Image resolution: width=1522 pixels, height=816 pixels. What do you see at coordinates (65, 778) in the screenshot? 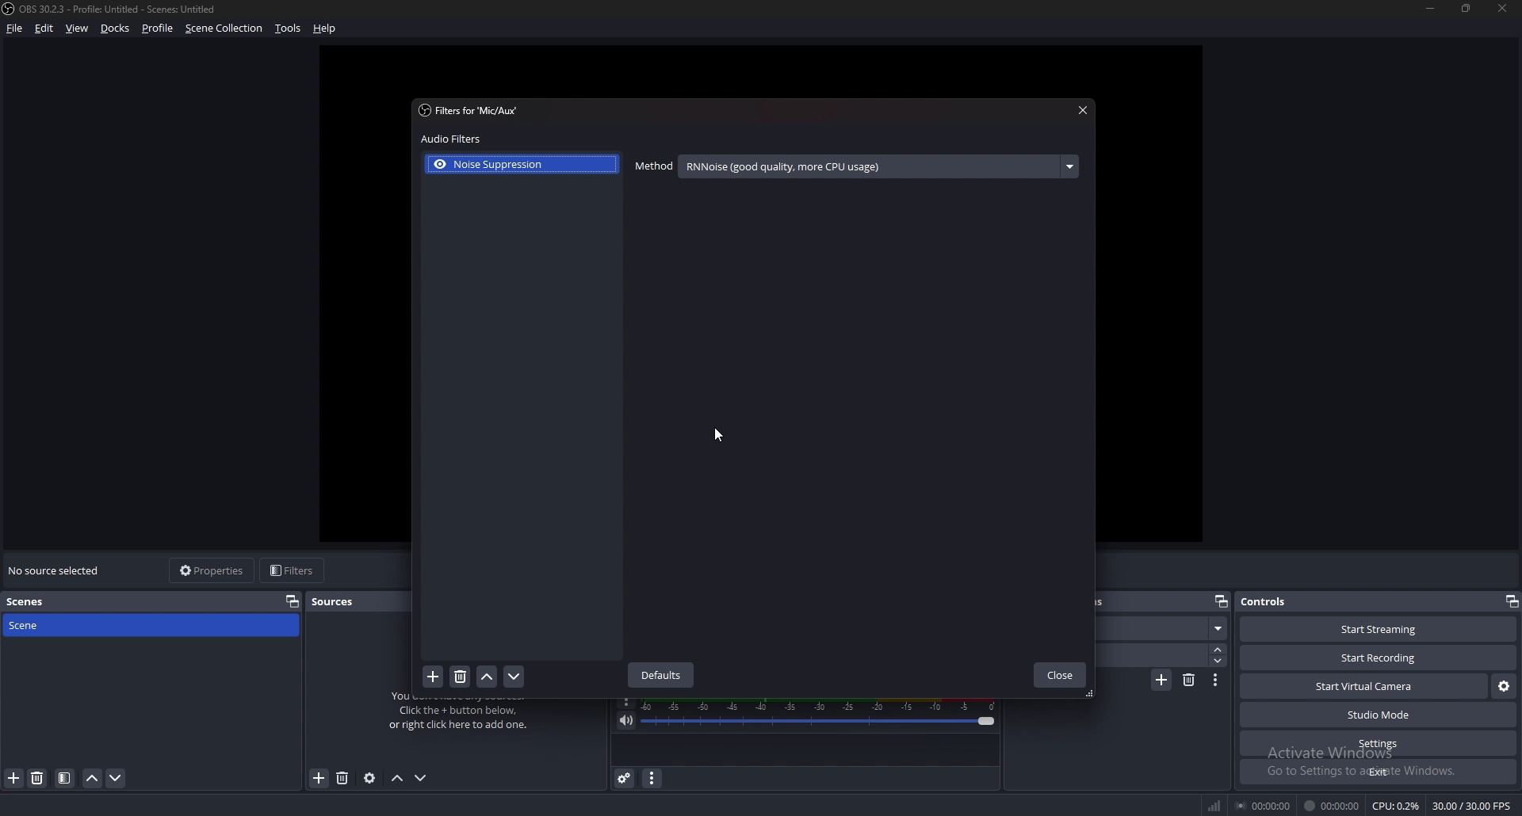
I see `filter` at bounding box center [65, 778].